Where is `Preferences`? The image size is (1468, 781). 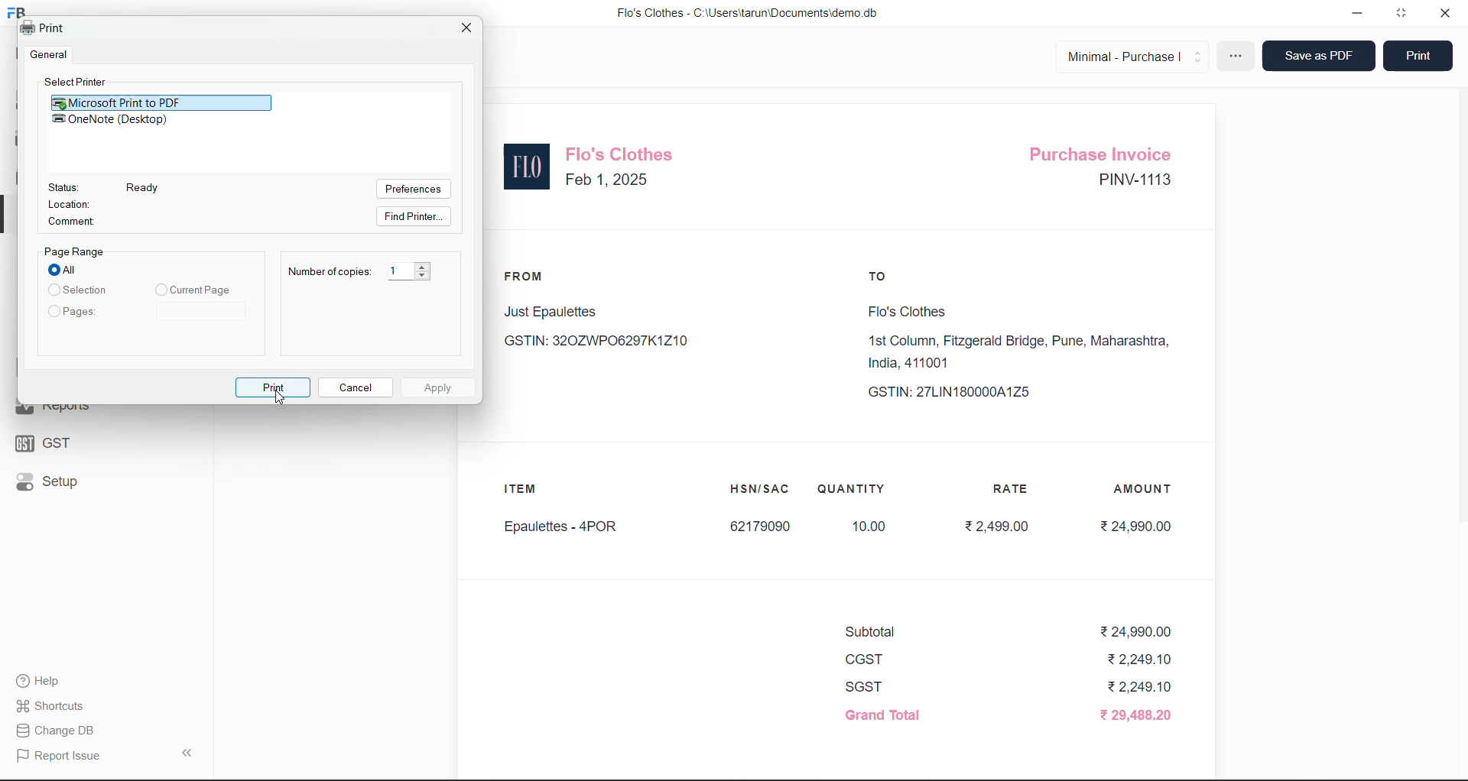
Preferences is located at coordinates (411, 190).